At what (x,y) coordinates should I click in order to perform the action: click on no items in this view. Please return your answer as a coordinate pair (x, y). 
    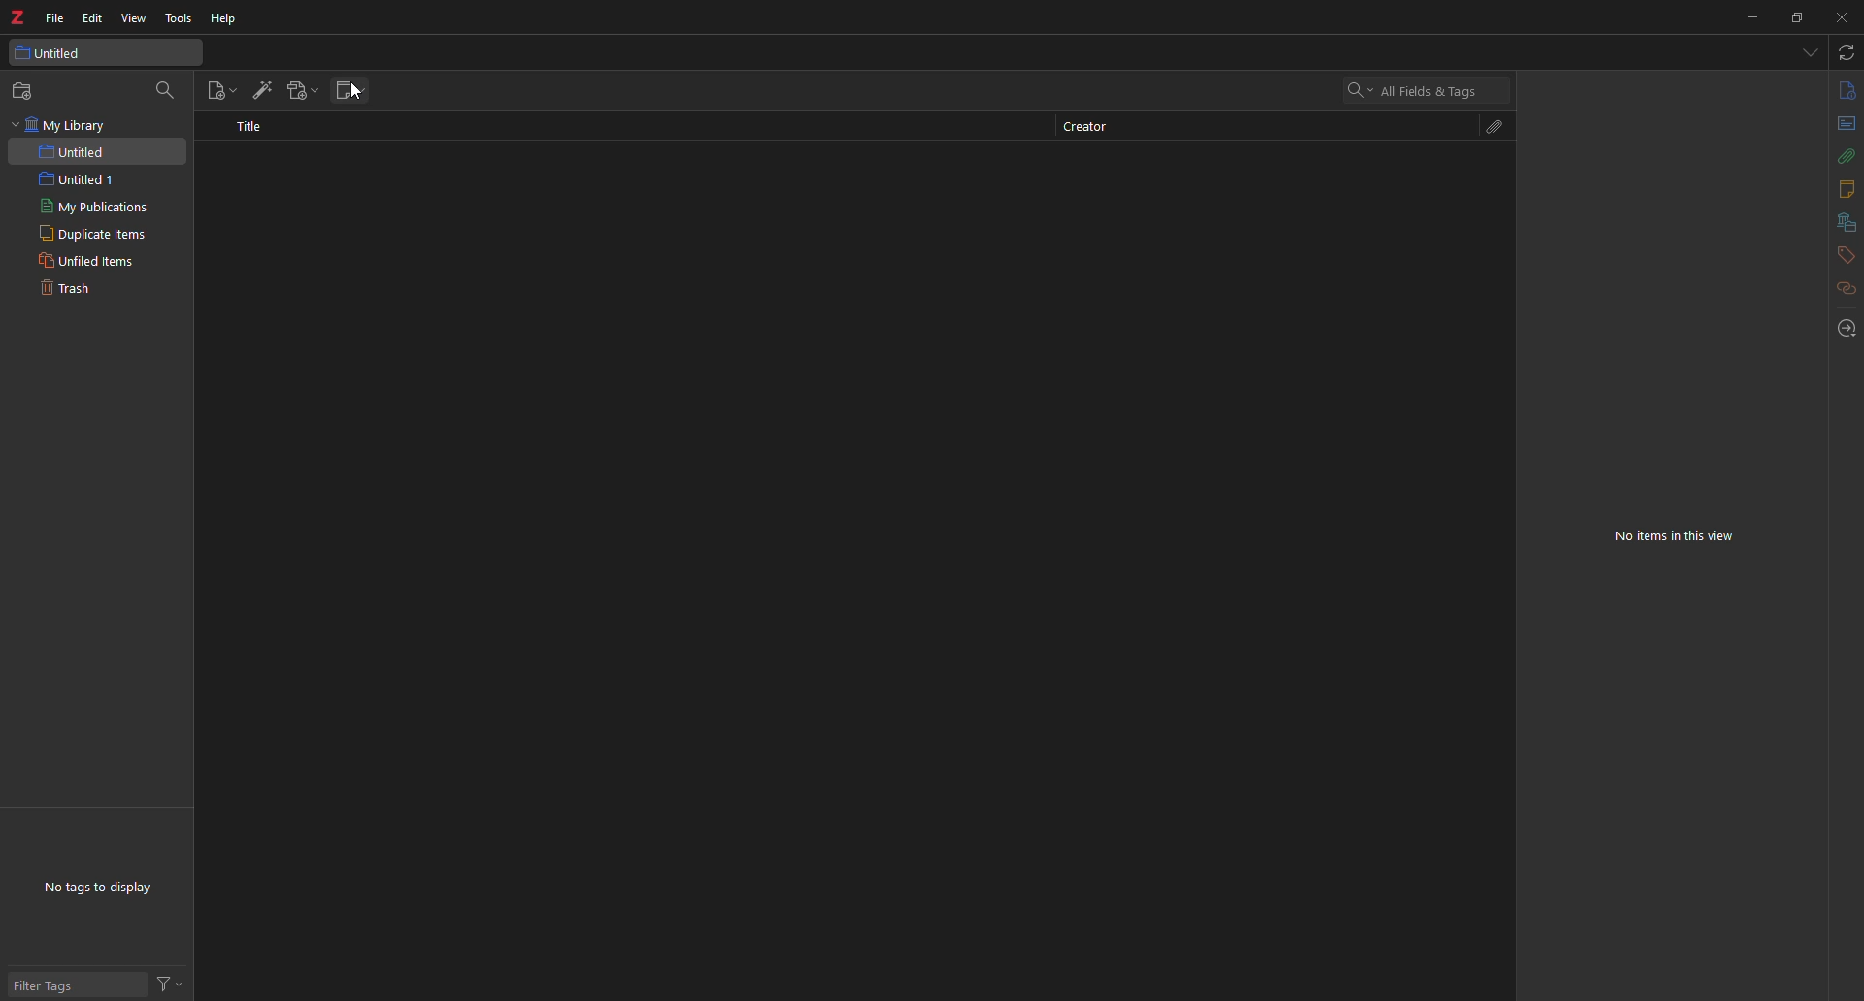
    Looking at the image, I should click on (1685, 536).